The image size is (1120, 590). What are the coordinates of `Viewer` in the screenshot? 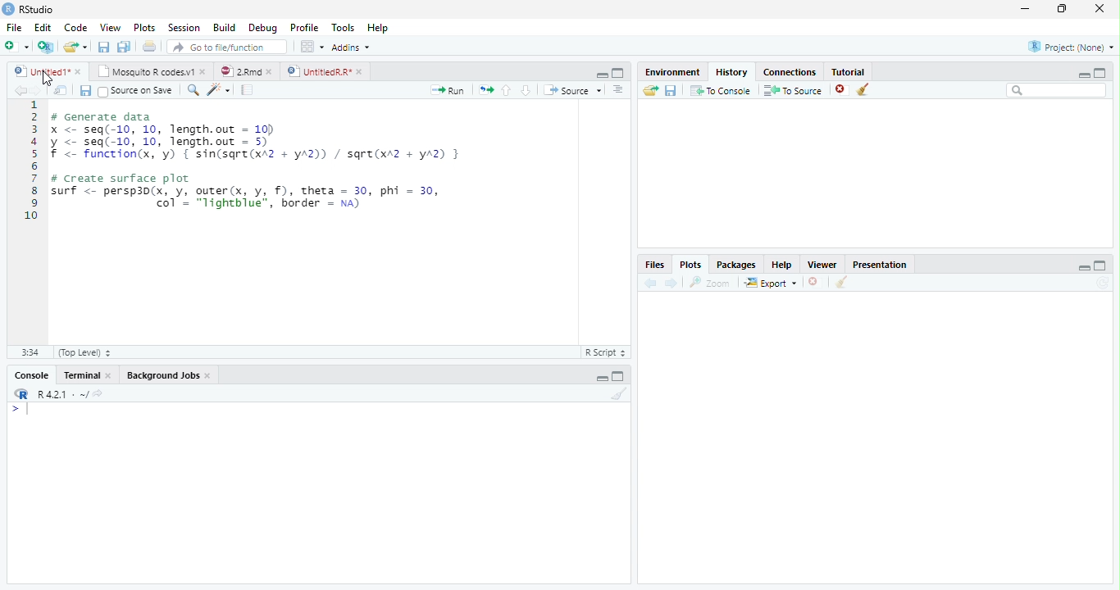 It's located at (822, 264).